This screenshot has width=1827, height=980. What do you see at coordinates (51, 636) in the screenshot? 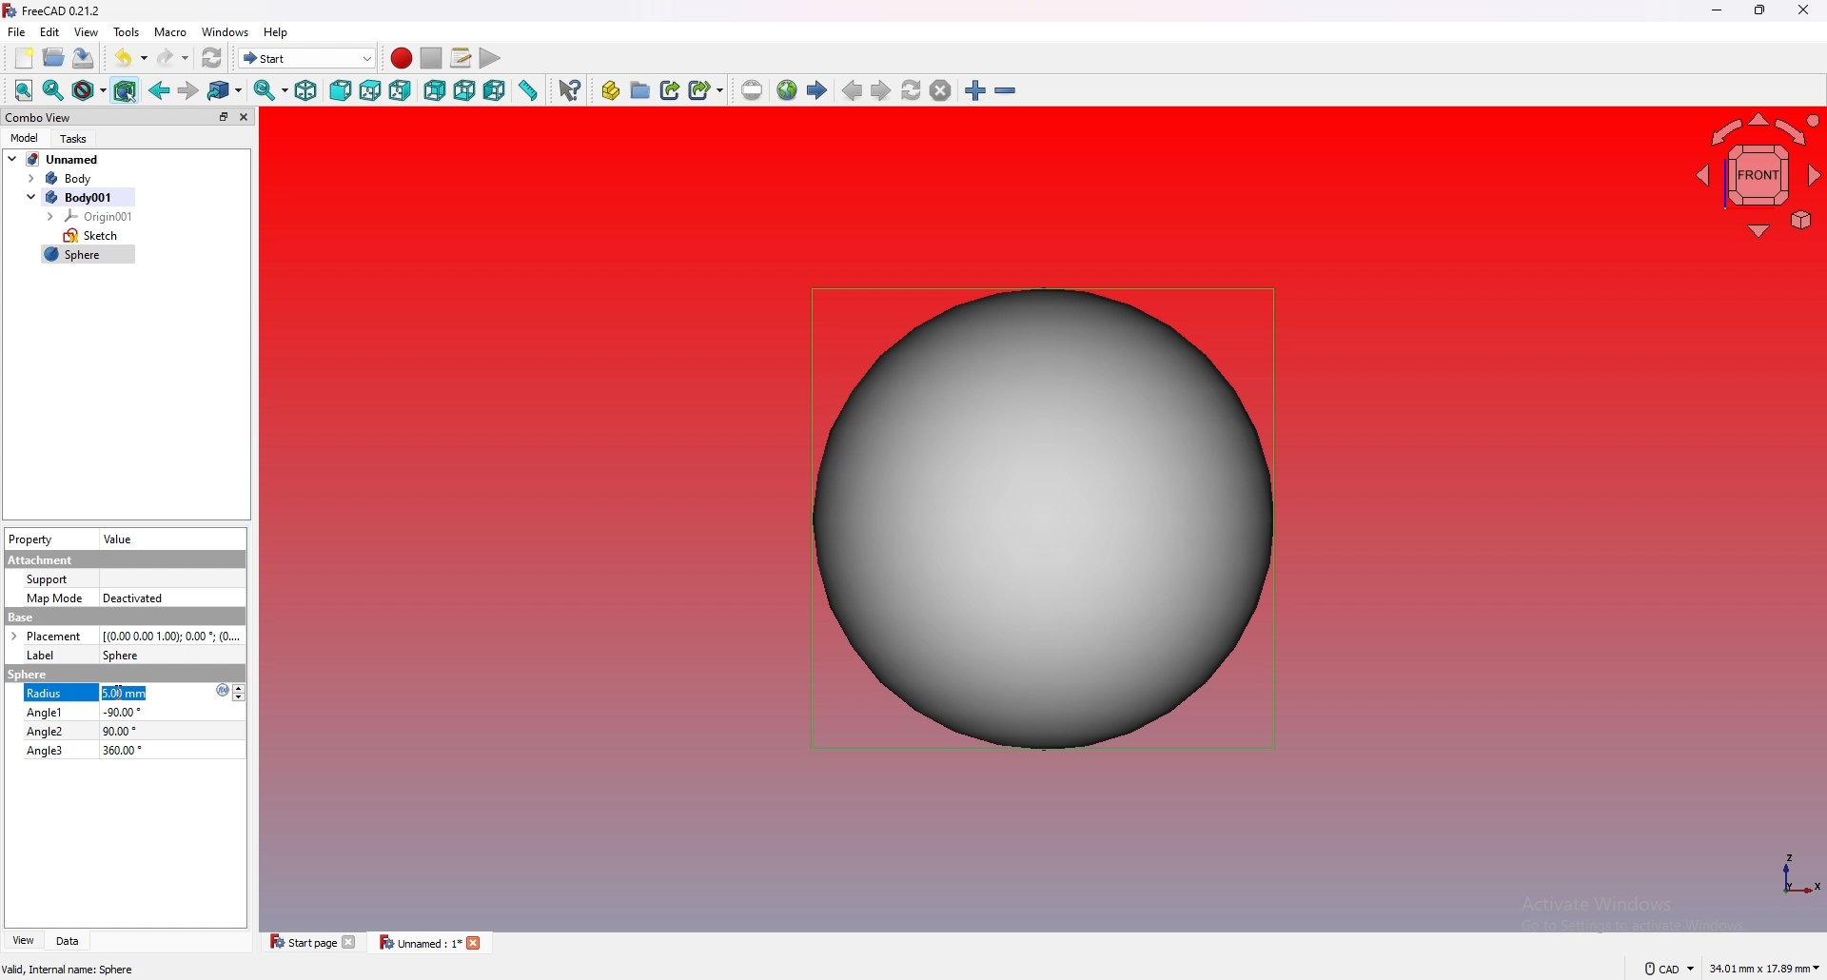
I see `>placement` at bounding box center [51, 636].